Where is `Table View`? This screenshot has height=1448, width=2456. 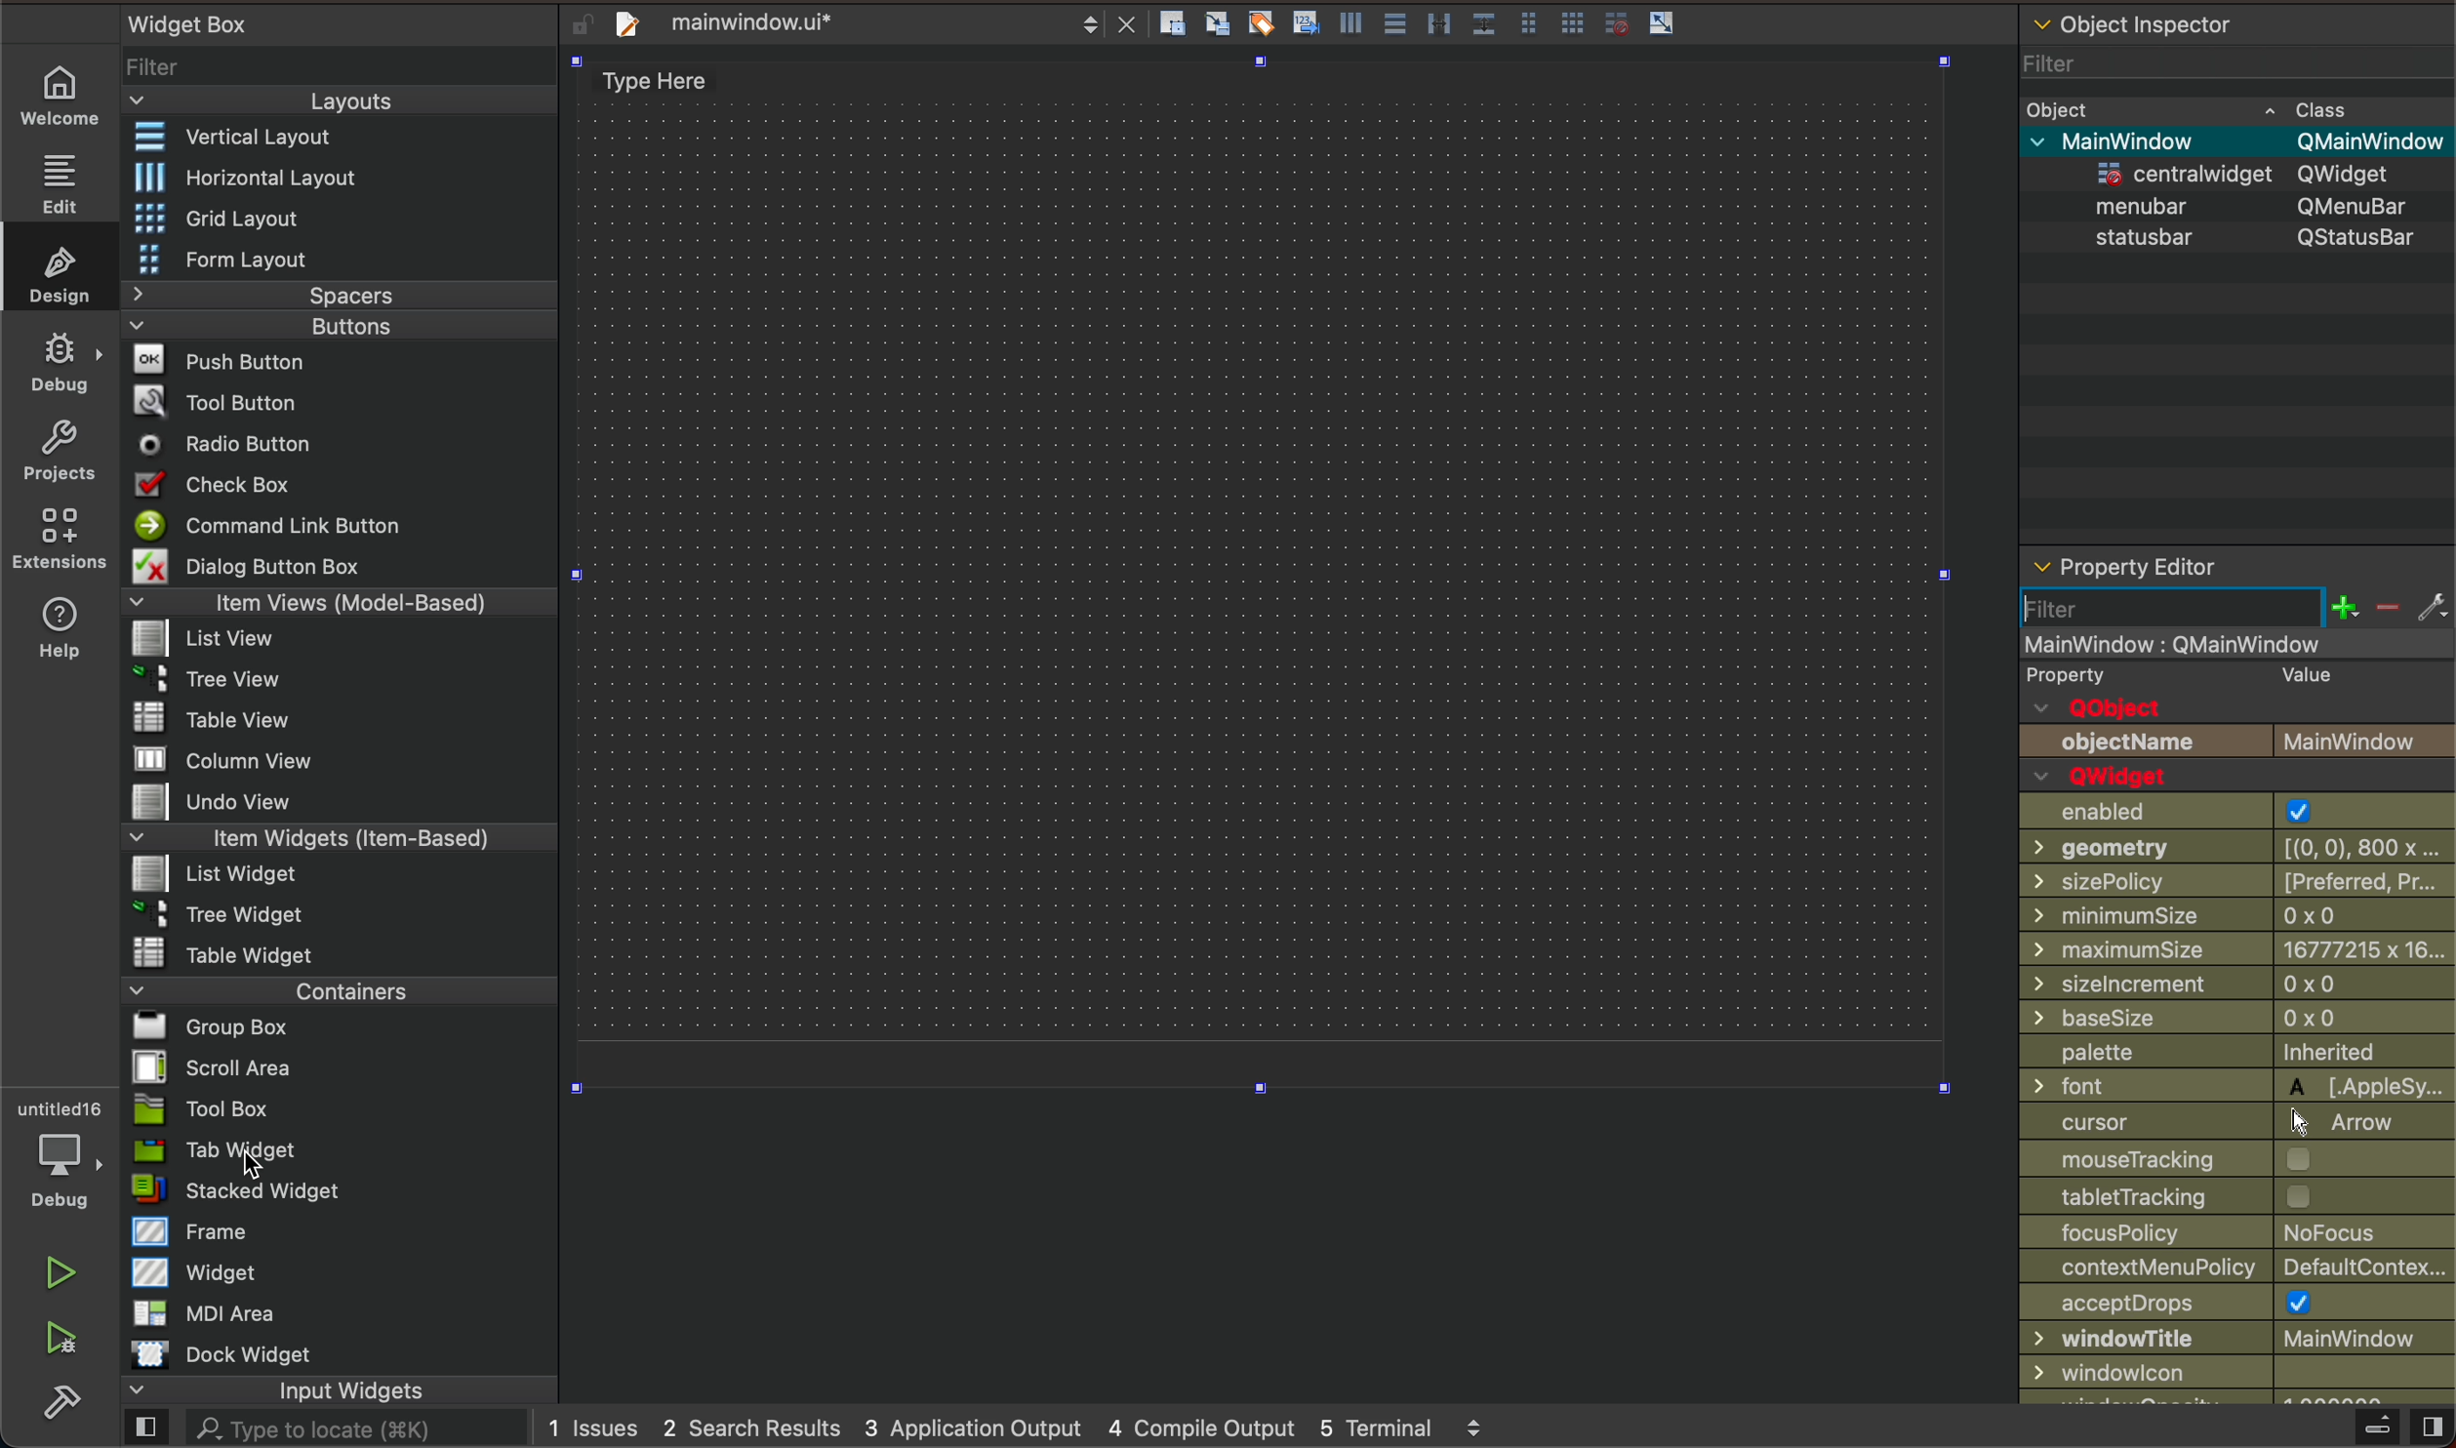 Table View is located at coordinates (188, 711).